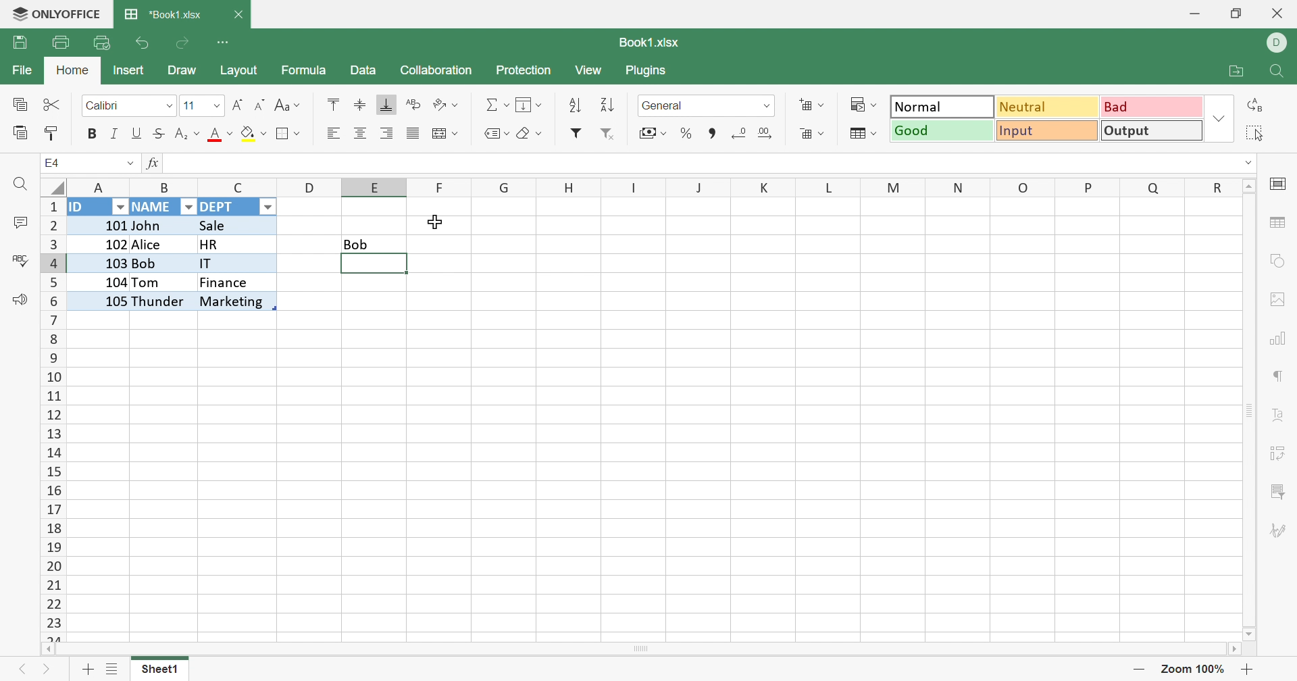  What do you see at coordinates (21, 105) in the screenshot?
I see `Copy` at bounding box center [21, 105].